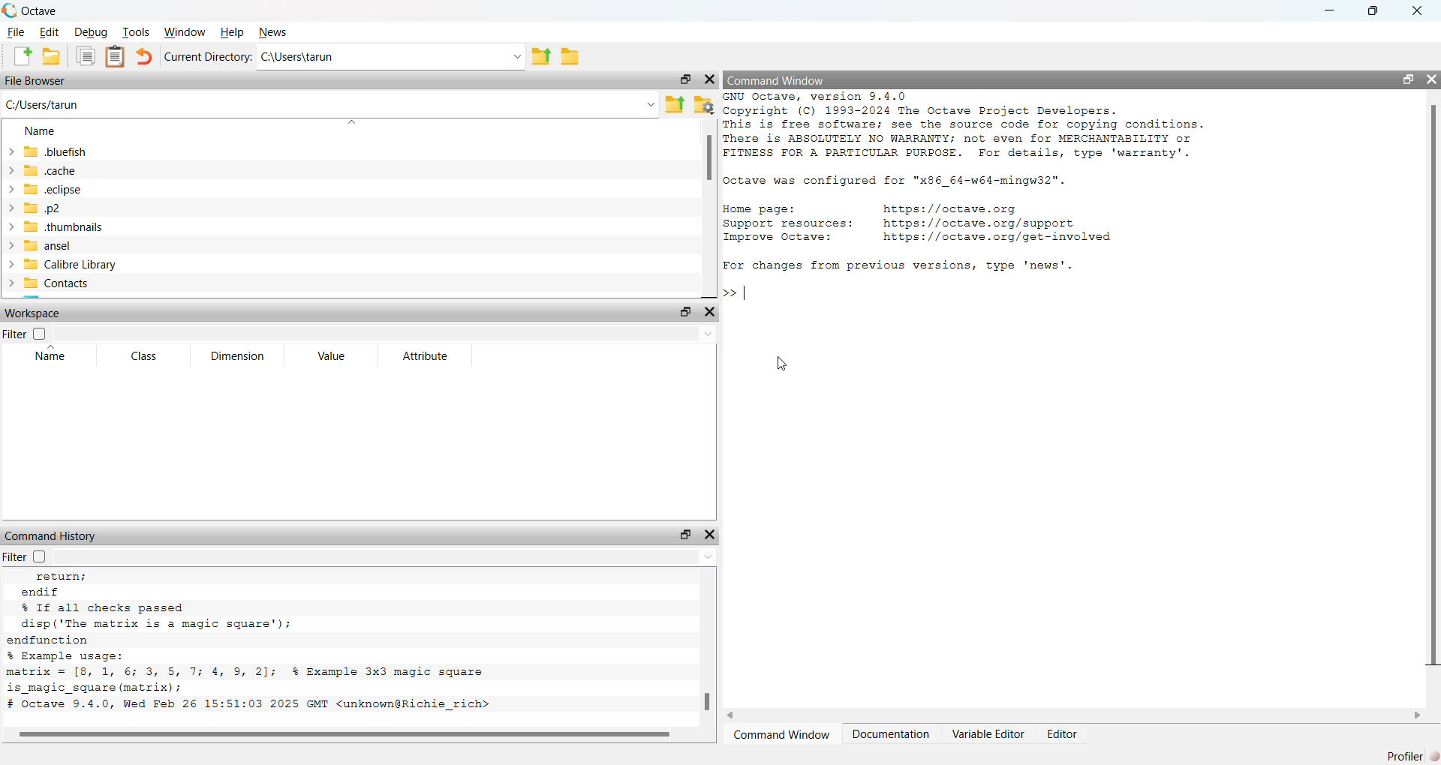  I want to click on Command History, so click(53, 536).